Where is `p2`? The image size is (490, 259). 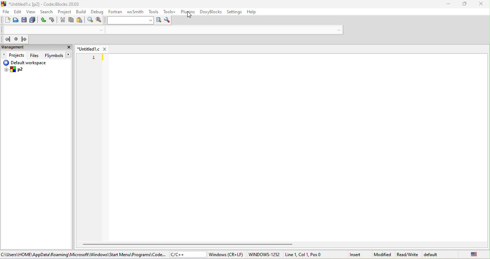
p2 is located at coordinates (15, 70).